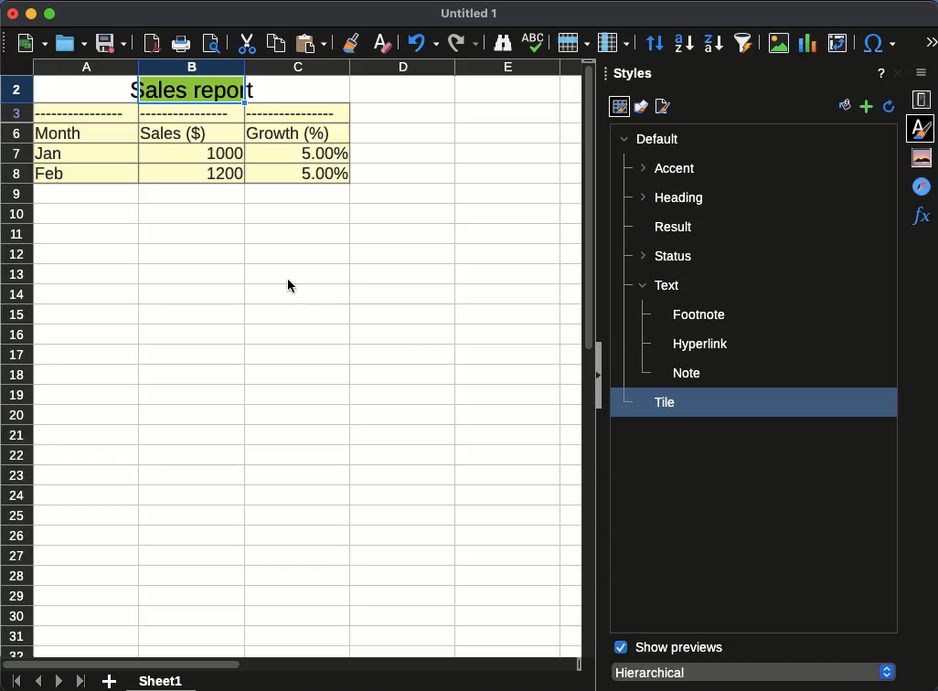 The width and height of the screenshot is (938, 691). Describe the element at coordinates (469, 15) in the screenshot. I see `UNTITLED 1` at that location.